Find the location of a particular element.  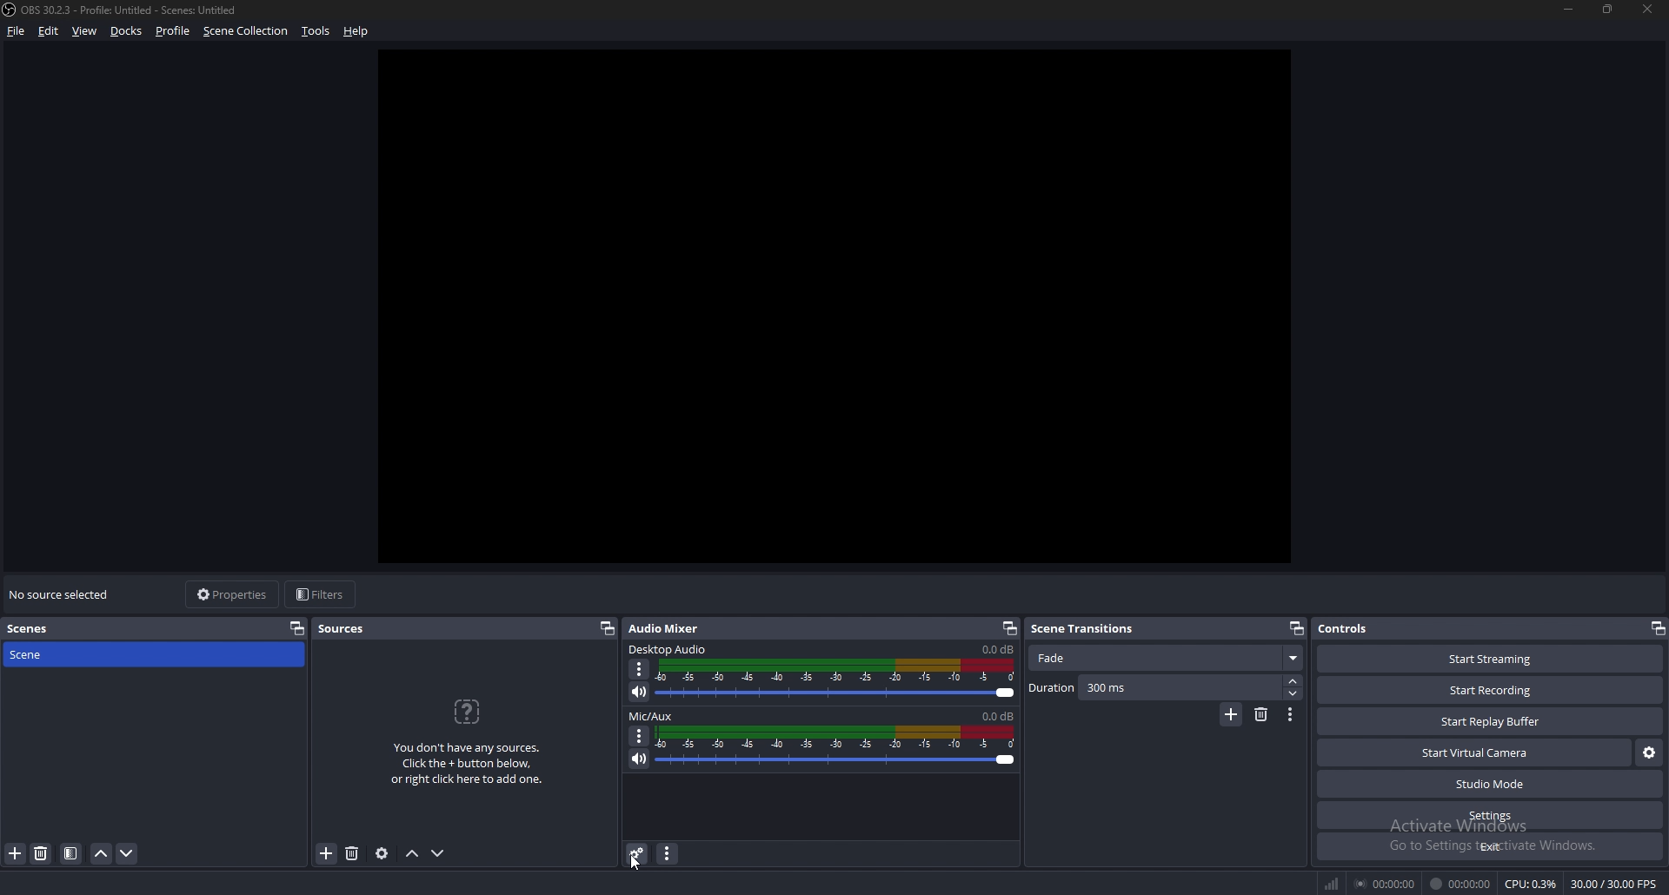

00:00:00 is located at coordinates (1386, 885).